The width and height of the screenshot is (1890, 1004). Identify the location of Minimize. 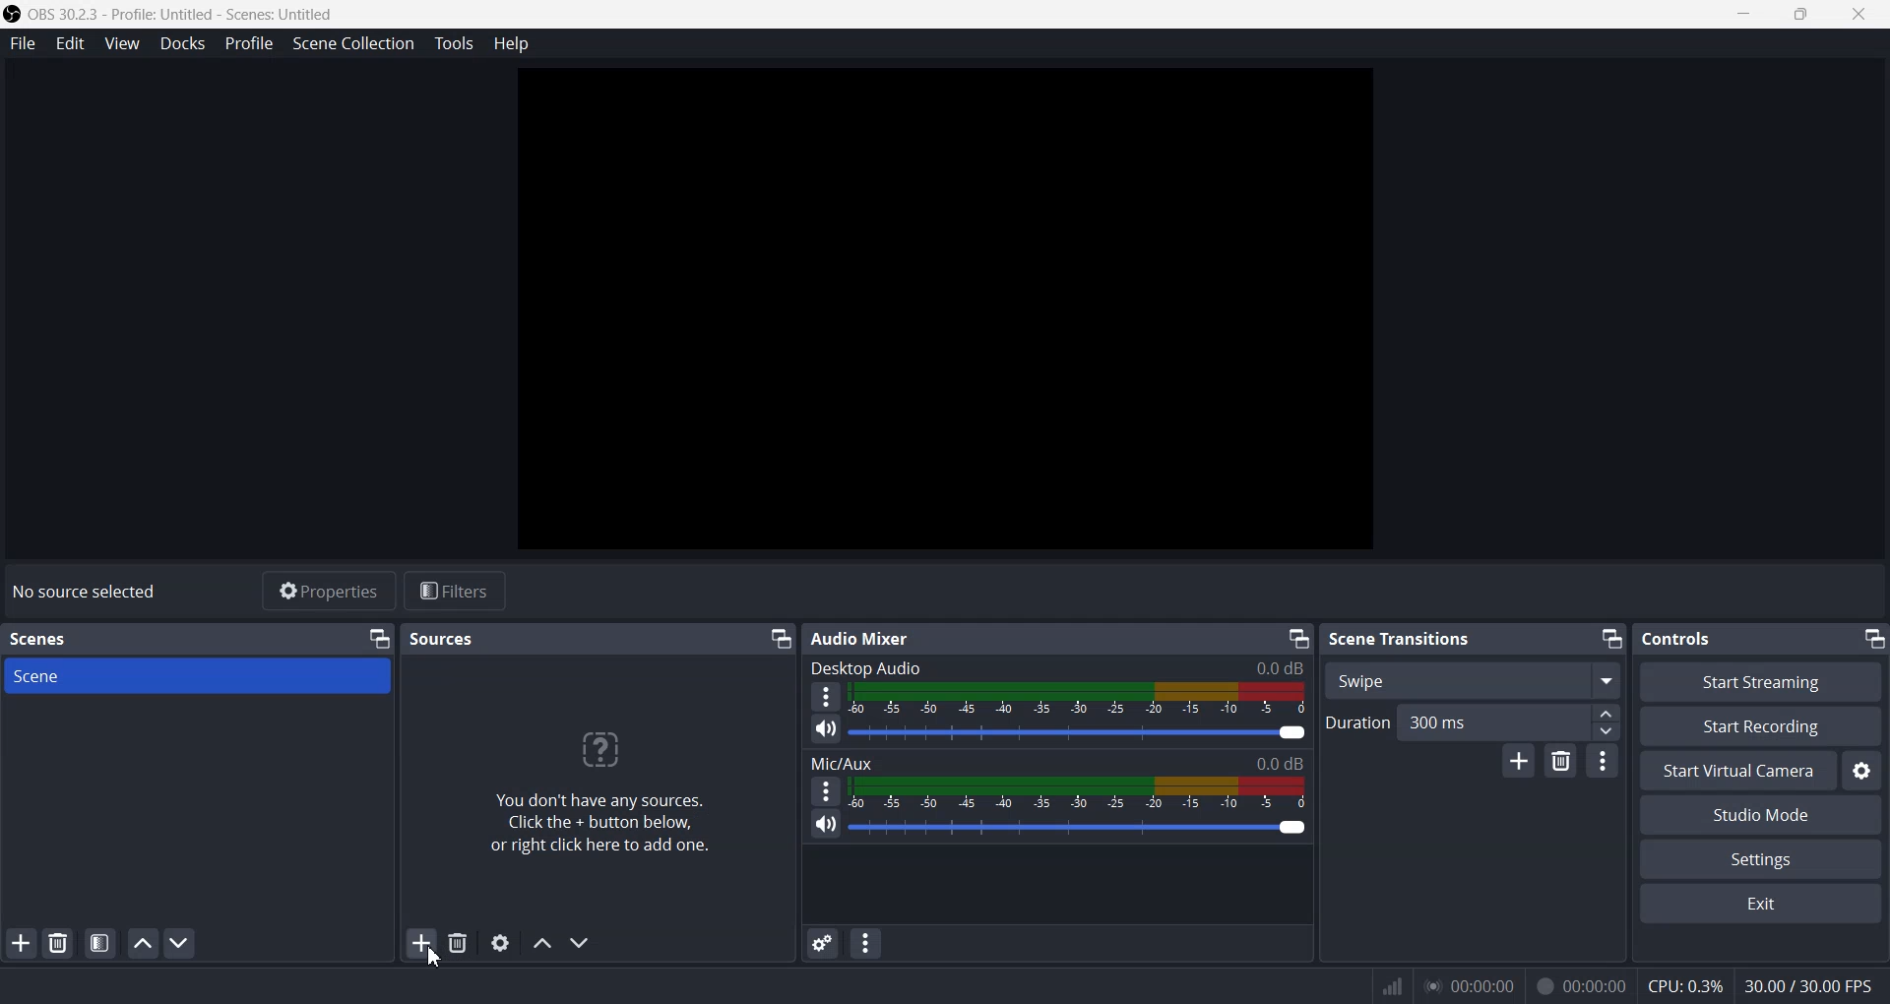
(1747, 15).